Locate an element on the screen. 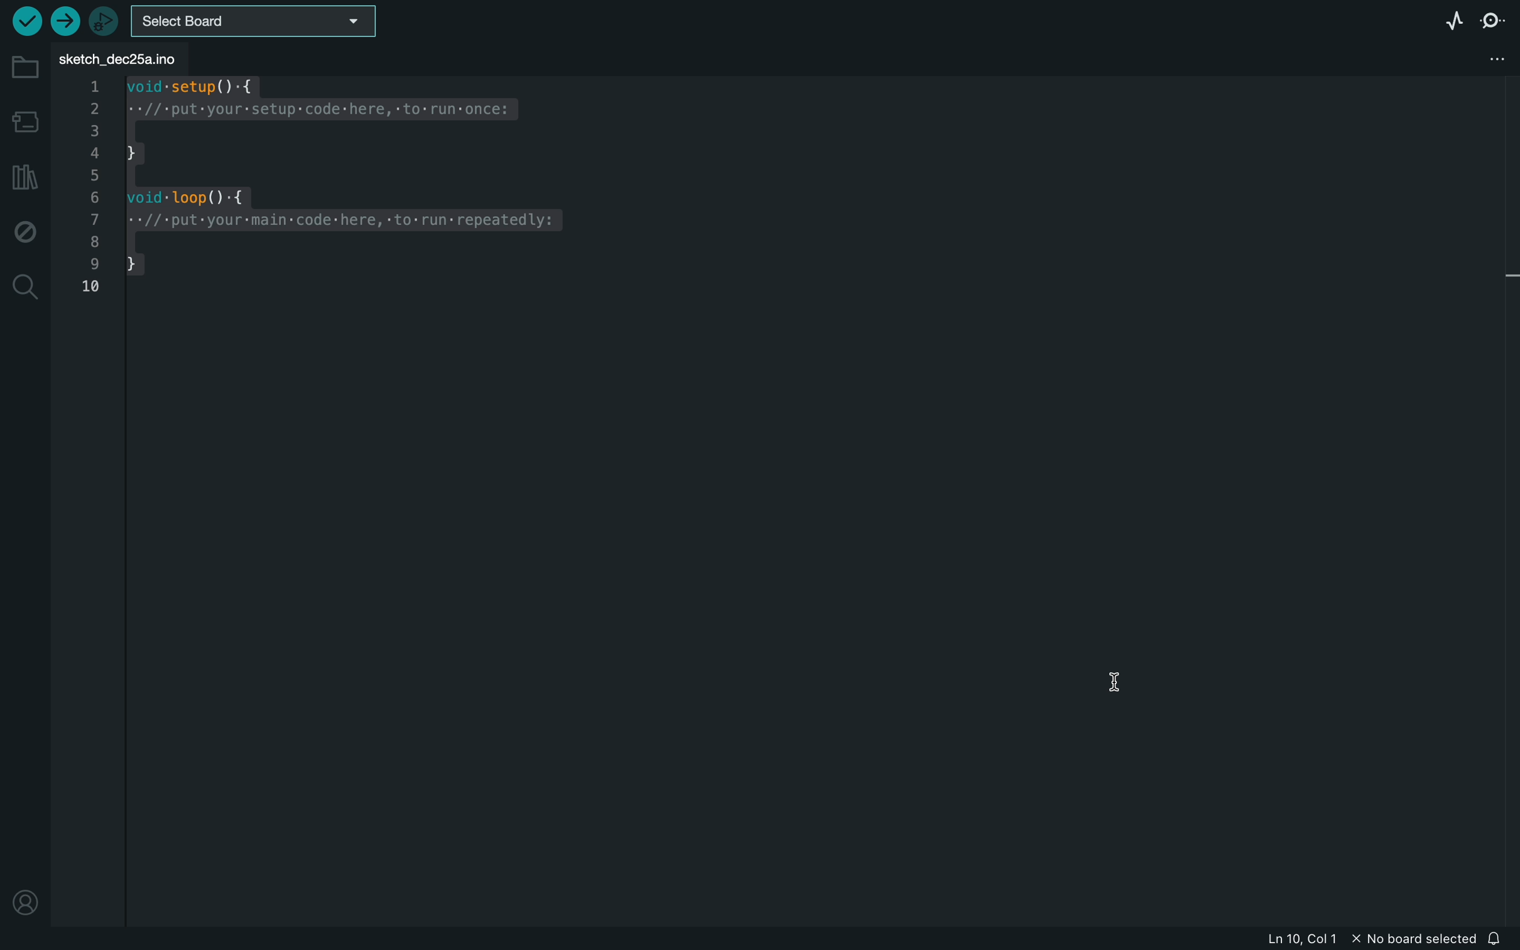  file  tab is located at coordinates (126, 58).